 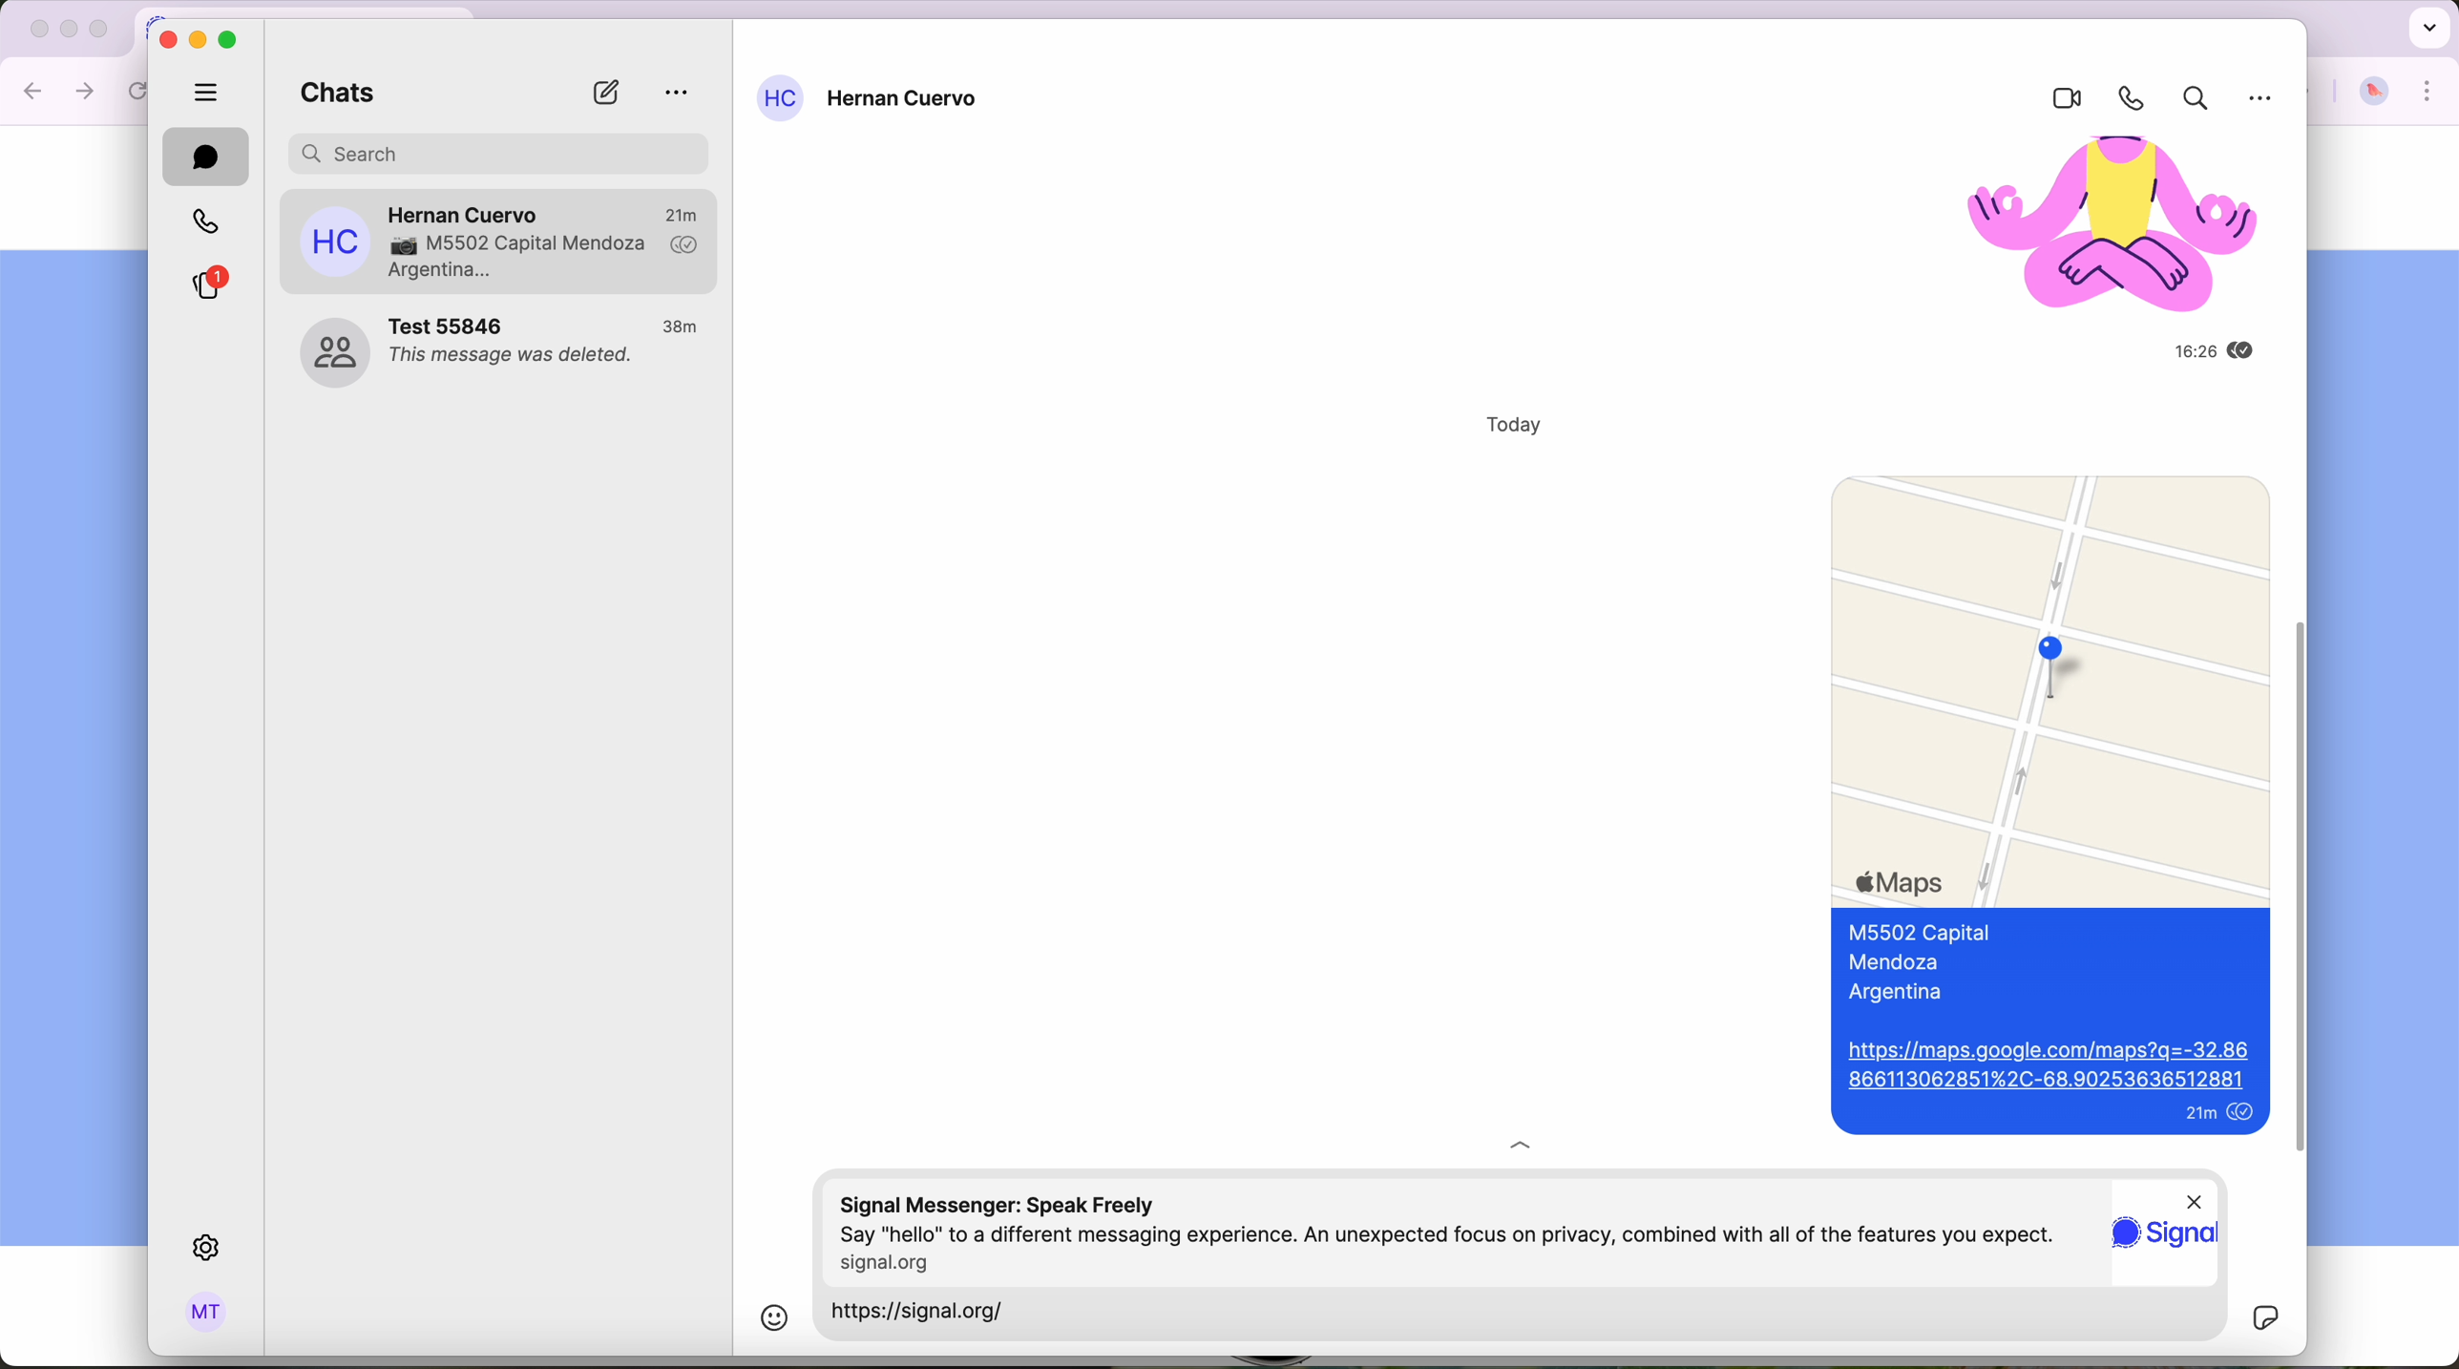 I want to click on hide tabs, so click(x=207, y=90).